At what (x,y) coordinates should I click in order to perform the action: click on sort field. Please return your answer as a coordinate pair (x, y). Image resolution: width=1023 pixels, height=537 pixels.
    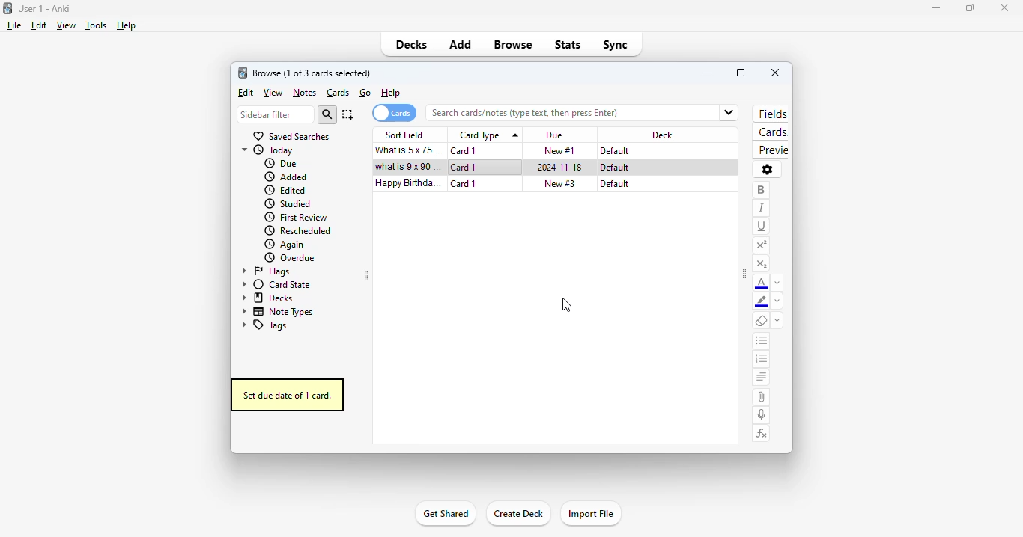
    Looking at the image, I should click on (407, 135).